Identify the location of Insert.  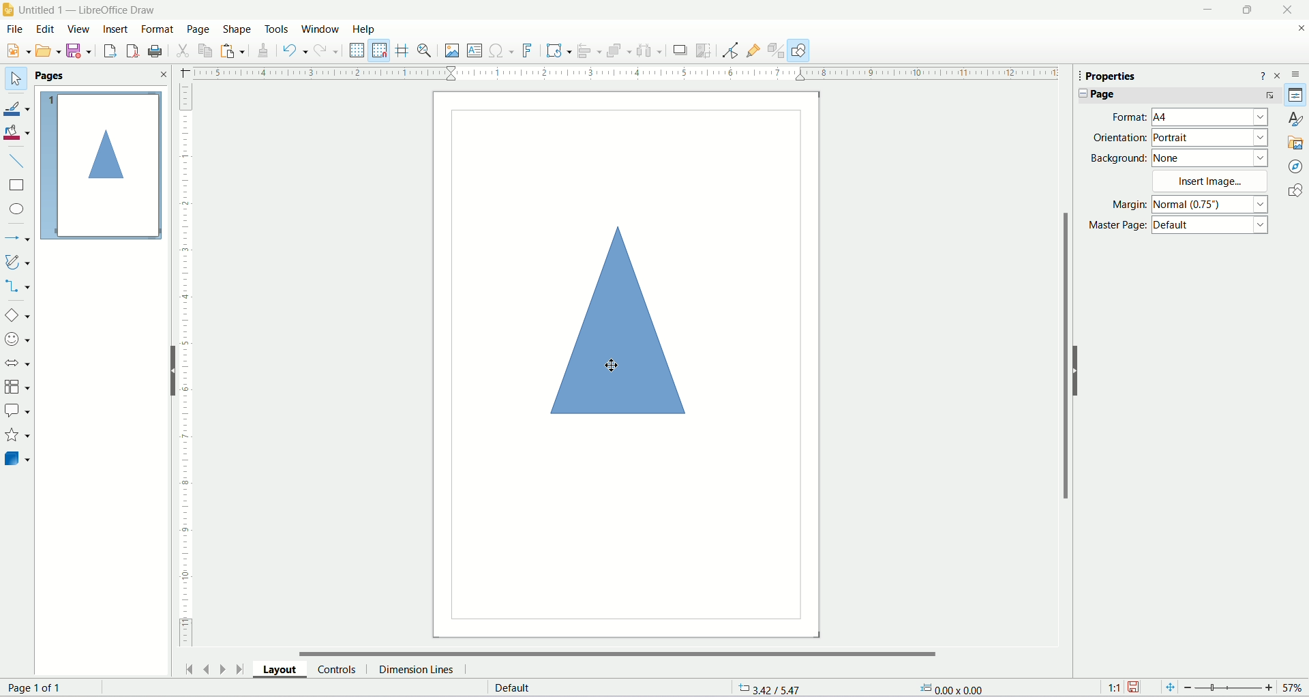
(115, 29).